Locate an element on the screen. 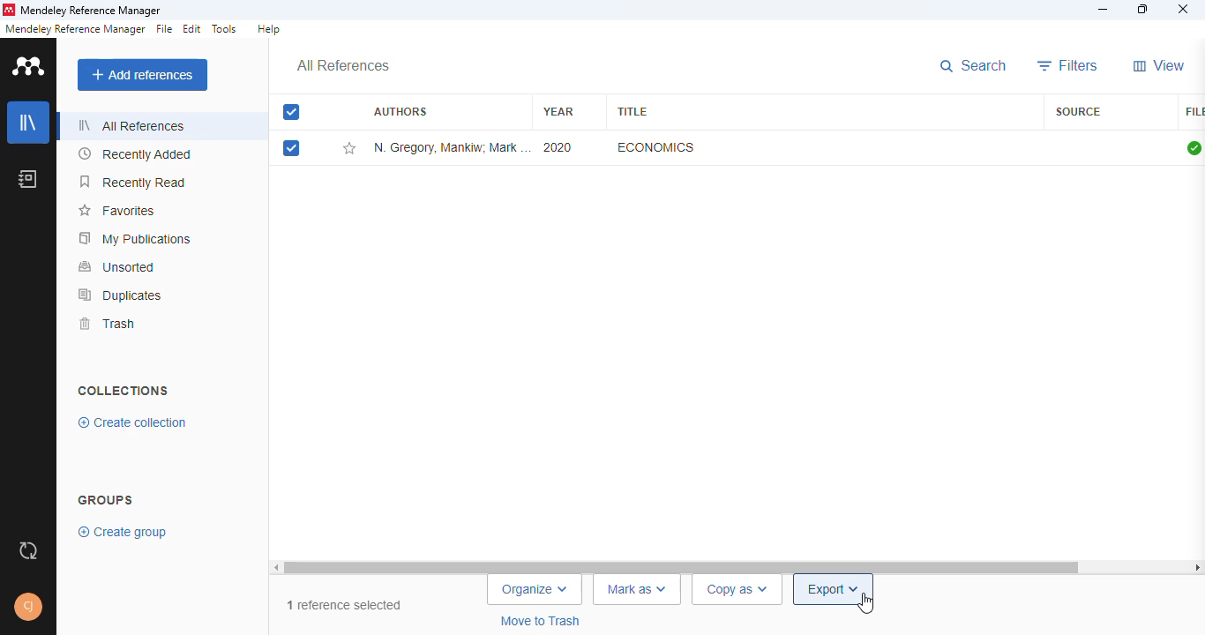  profile is located at coordinates (28, 607).